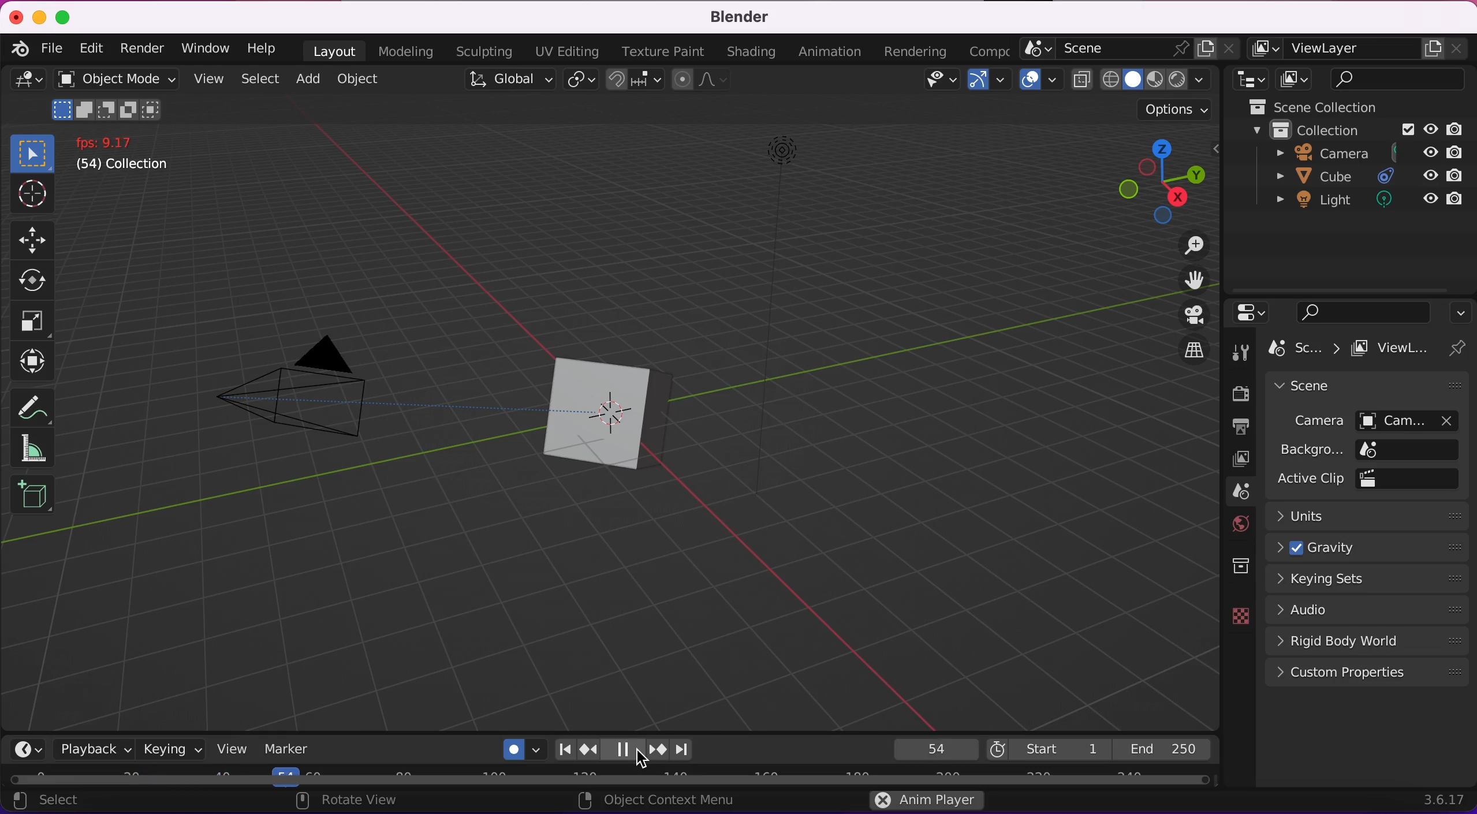  What do you see at coordinates (1173, 110) in the screenshot?
I see `options` at bounding box center [1173, 110].